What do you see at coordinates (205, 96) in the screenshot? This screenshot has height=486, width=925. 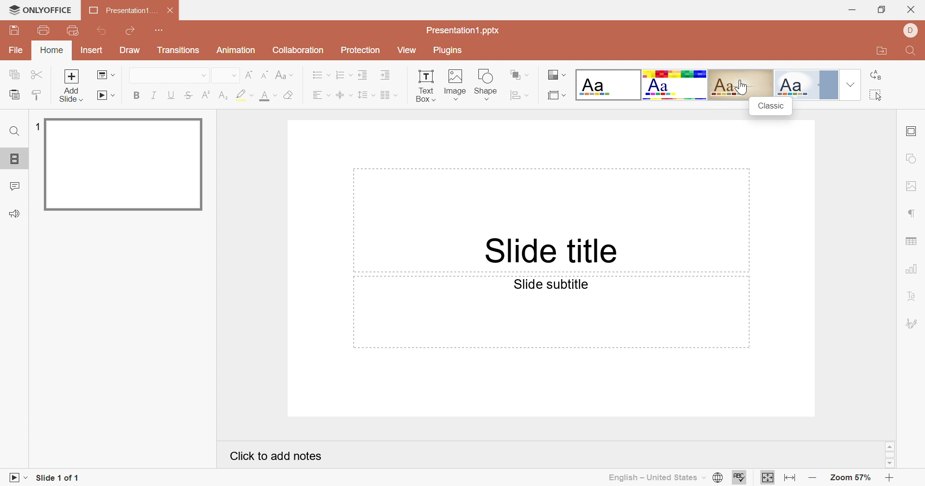 I see `Superscript` at bounding box center [205, 96].